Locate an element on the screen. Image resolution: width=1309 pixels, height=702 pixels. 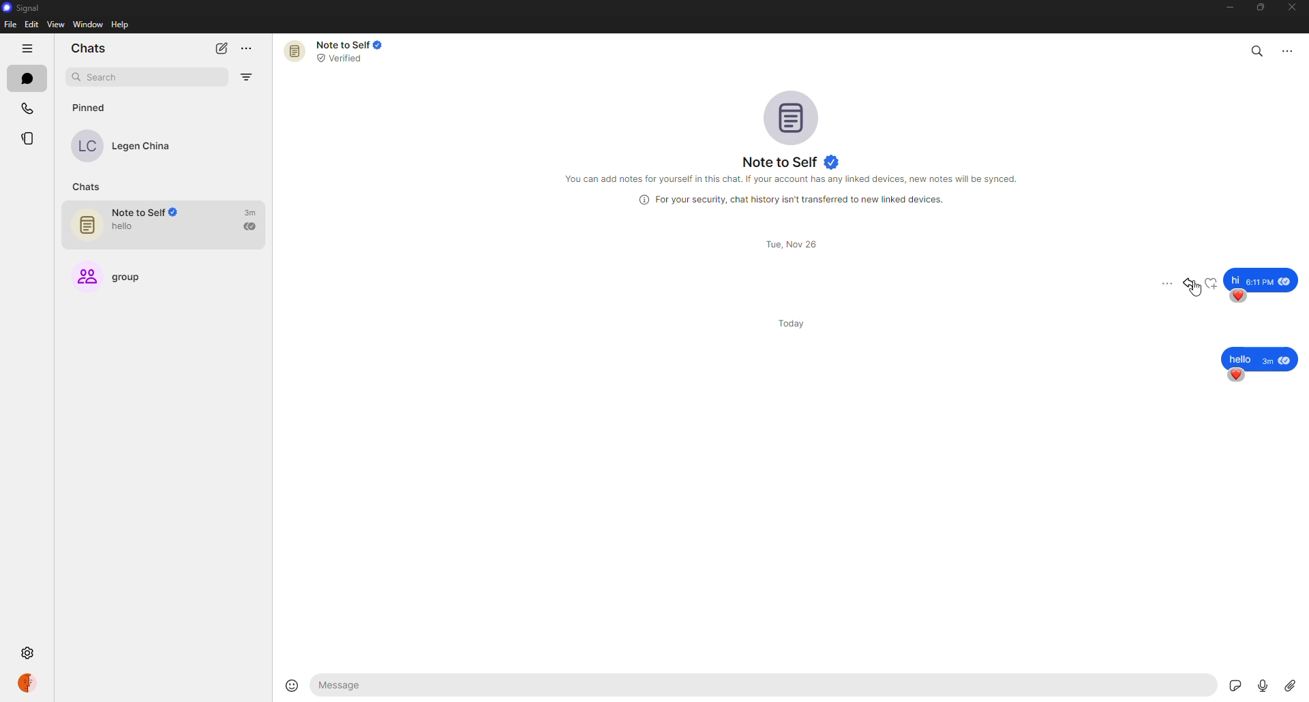
filter is located at coordinates (247, 79).